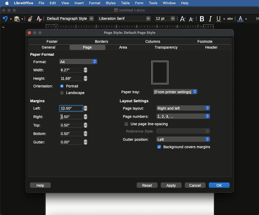  I want to click on A4, so click(64, 62).